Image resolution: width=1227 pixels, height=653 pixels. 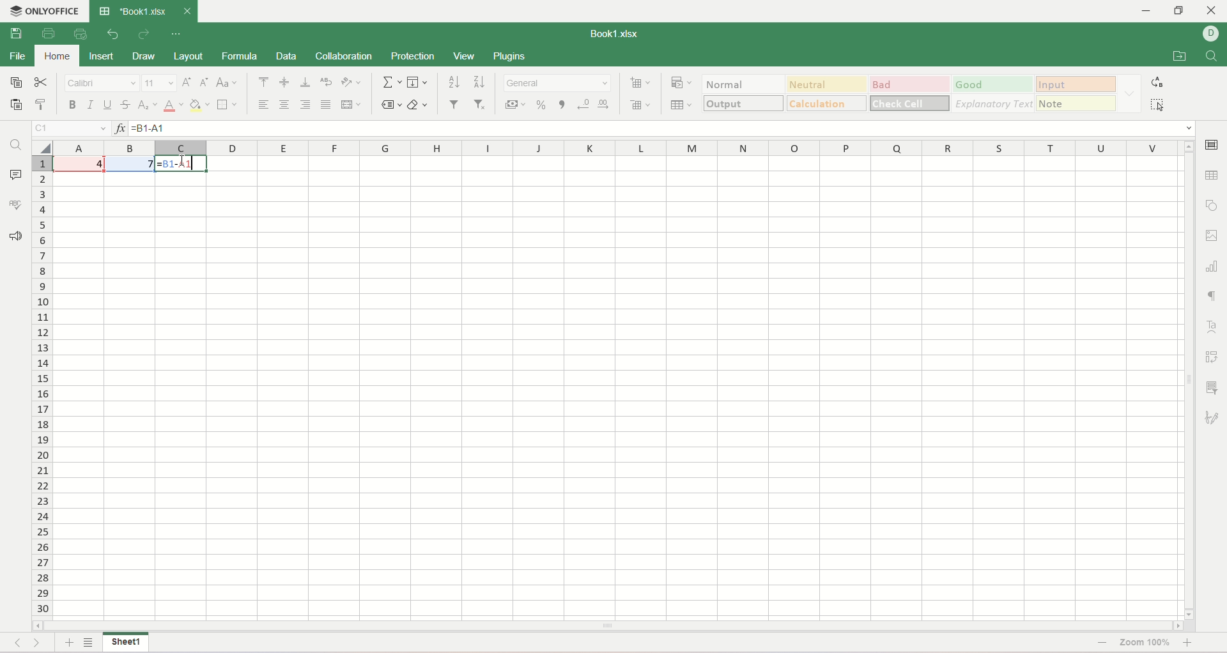 What do you see at coordinates (118, 128) in the screenshot?
I see `insert function` at bounding box center [118, 128].